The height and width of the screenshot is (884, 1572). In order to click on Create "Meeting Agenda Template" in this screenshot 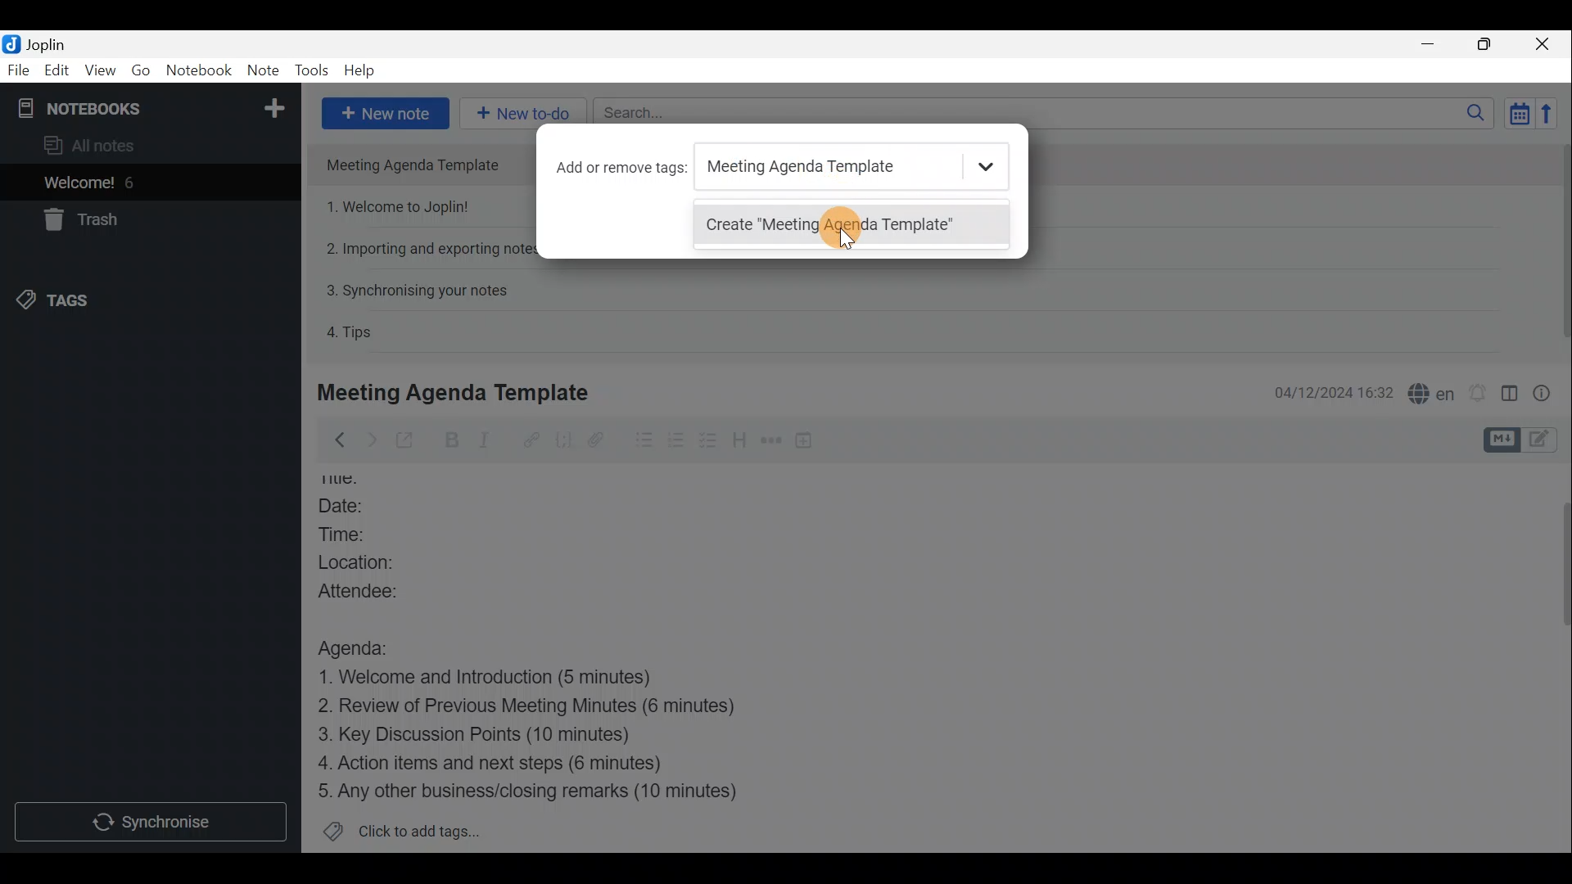, I will do `click(851, 228)`.